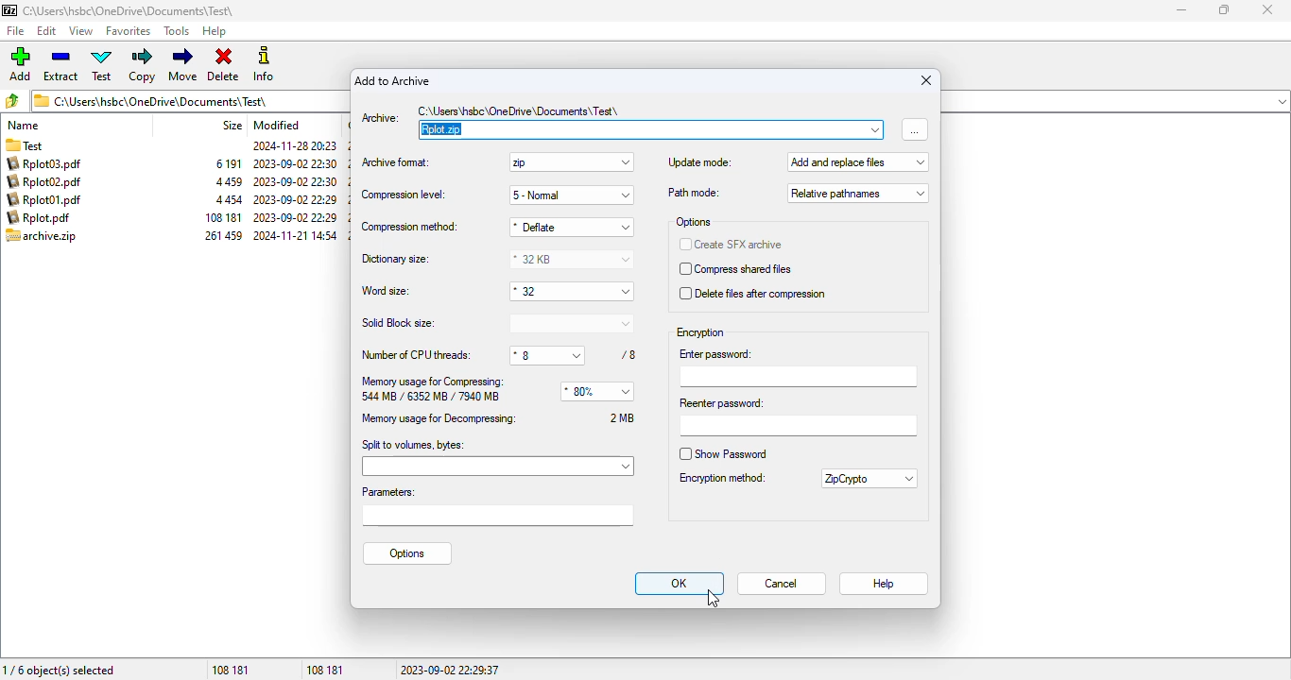 This screenshot has width=1291, height=680. I want to click on extract, so click(60, 64).